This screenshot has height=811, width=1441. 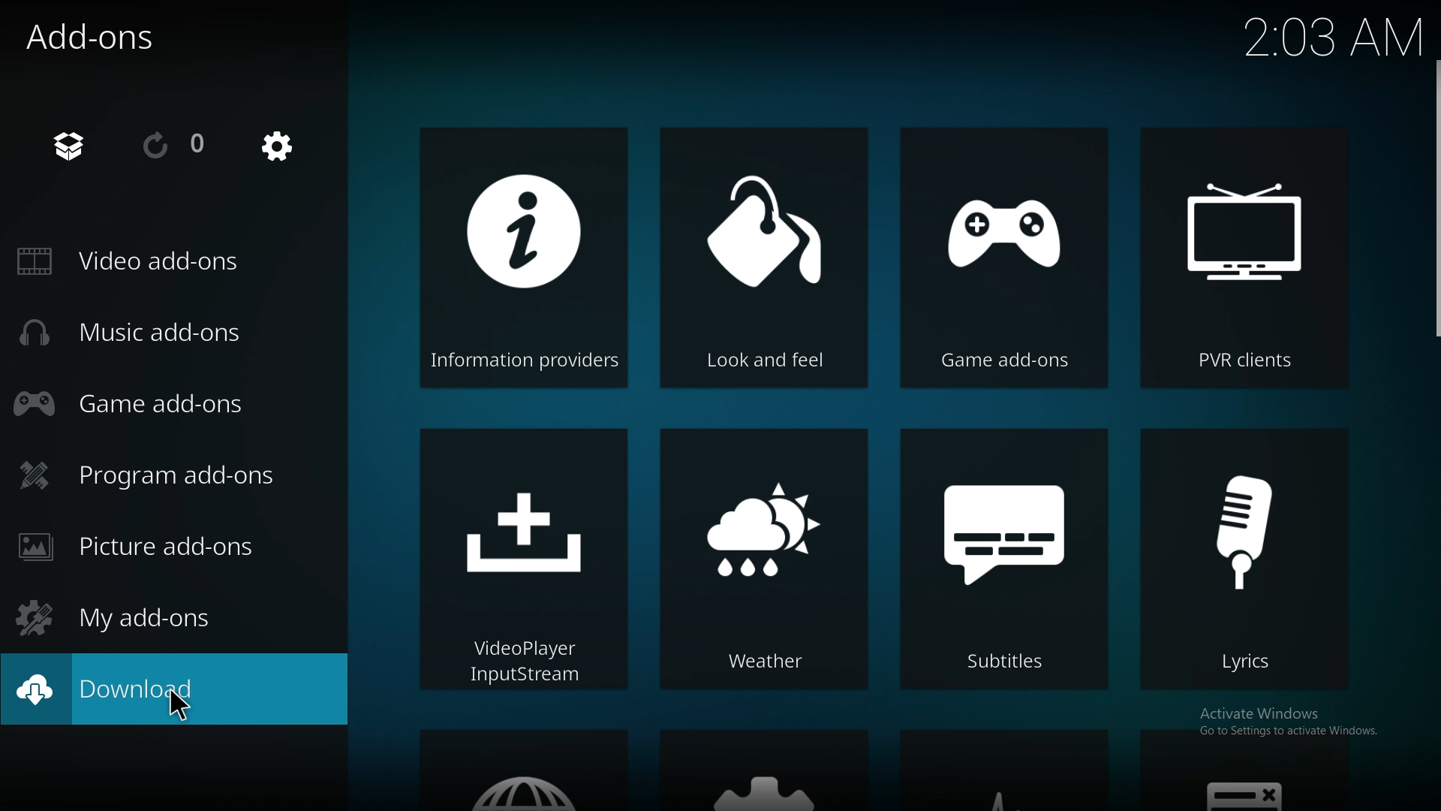 I want to click on video player inputstream, so click(x=527, y=560).